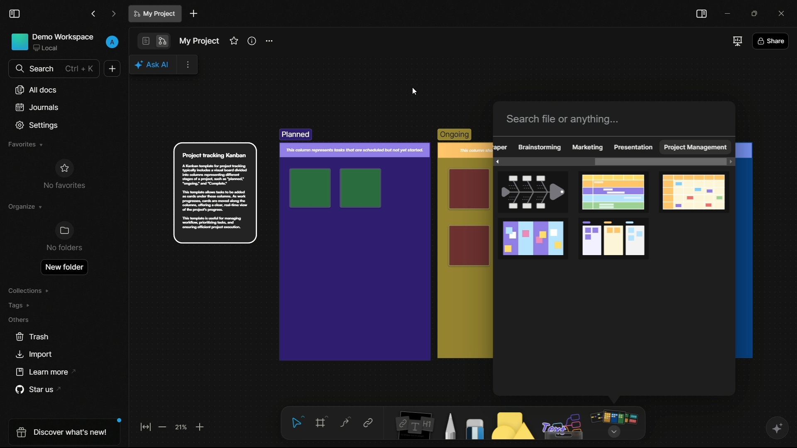 This screenshot has height=448, width=797. I want to click on others, so click(18, 319).